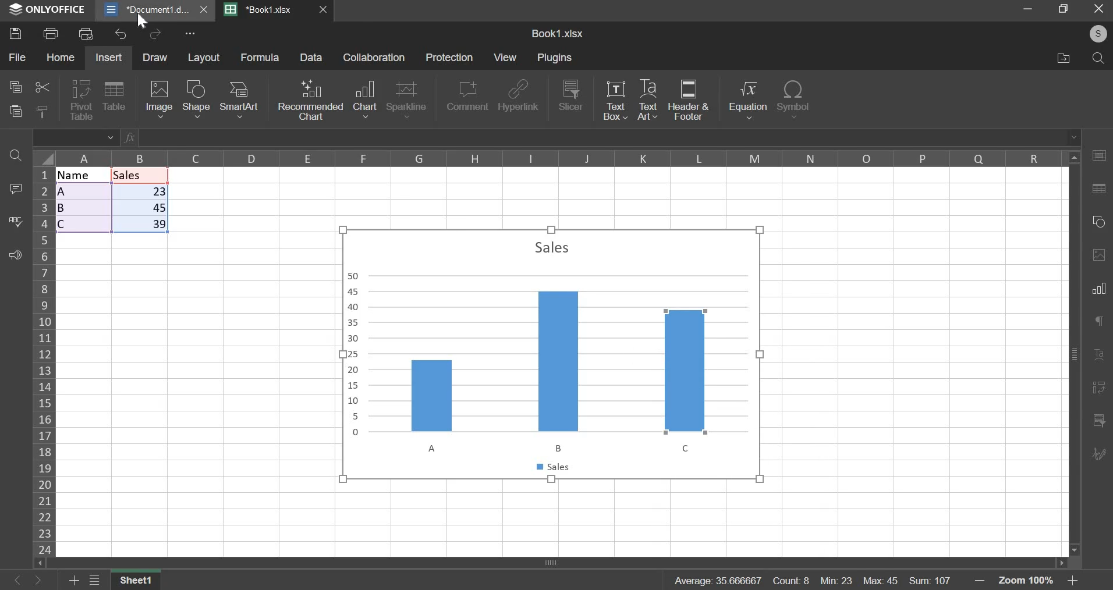 Image resolution: width=1113 pixels, height=590 pixels. I want to click on Comment Tool, so click(1098, 320).